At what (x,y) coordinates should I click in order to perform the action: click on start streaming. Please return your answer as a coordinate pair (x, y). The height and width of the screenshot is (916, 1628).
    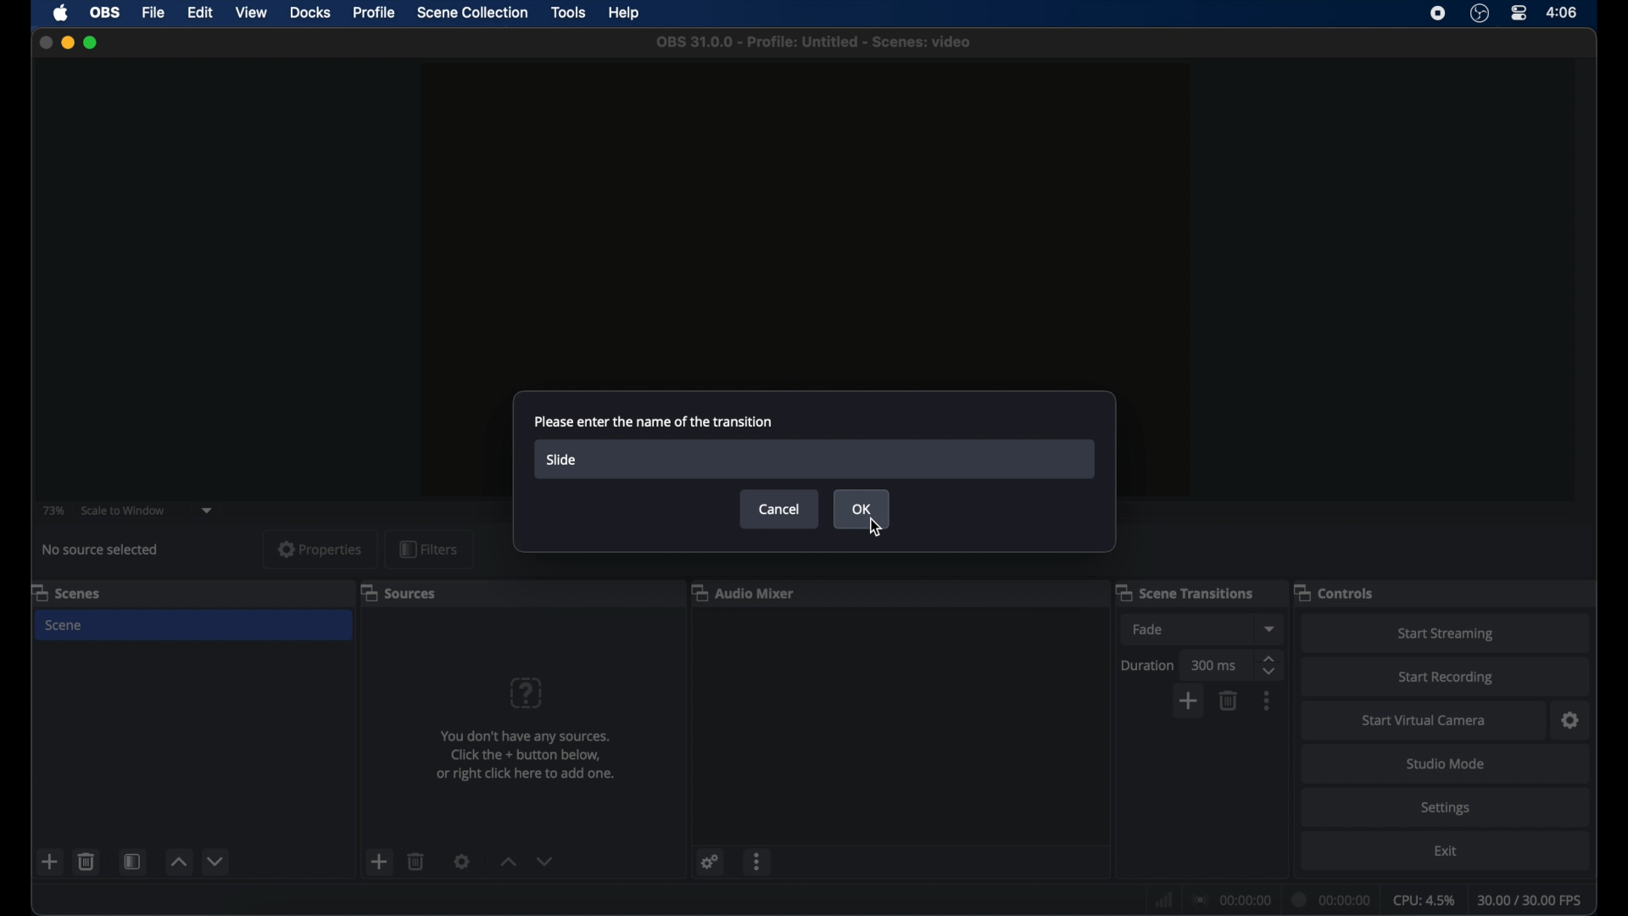
    Looking at the image, I should click on (1446, 634).